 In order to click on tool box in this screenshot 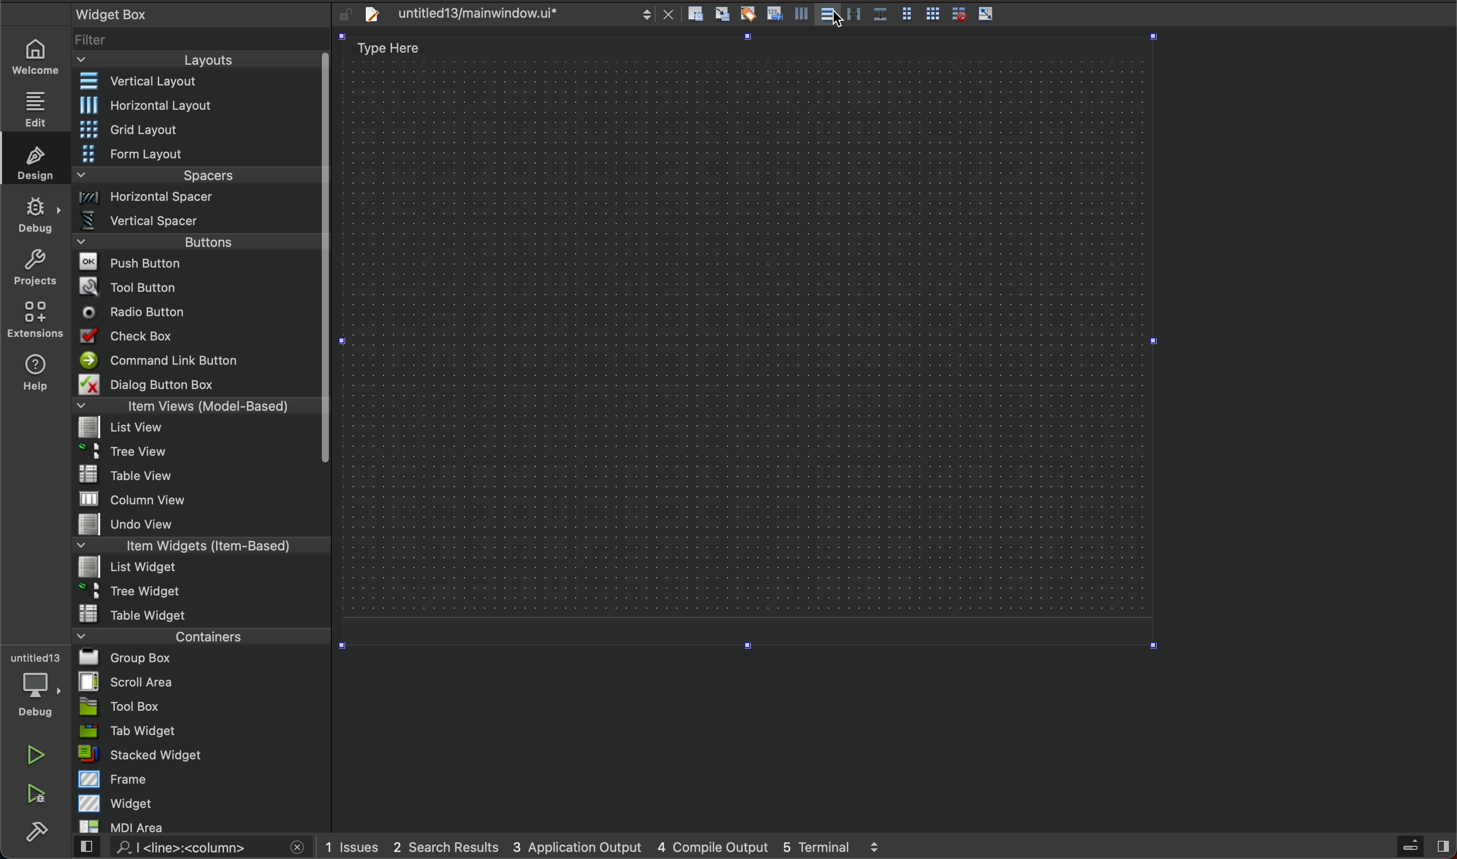, I will do `click(197, 707)`.